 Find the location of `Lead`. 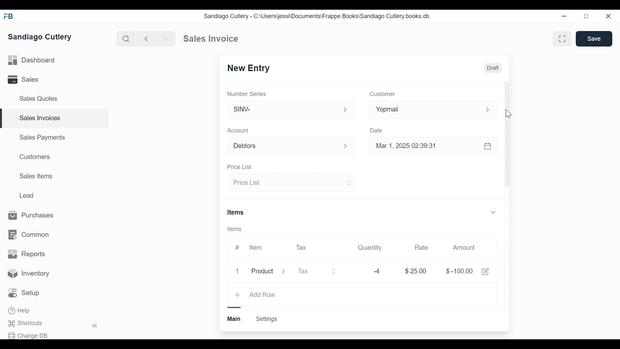

Lead is located at coordinates (27, 195).